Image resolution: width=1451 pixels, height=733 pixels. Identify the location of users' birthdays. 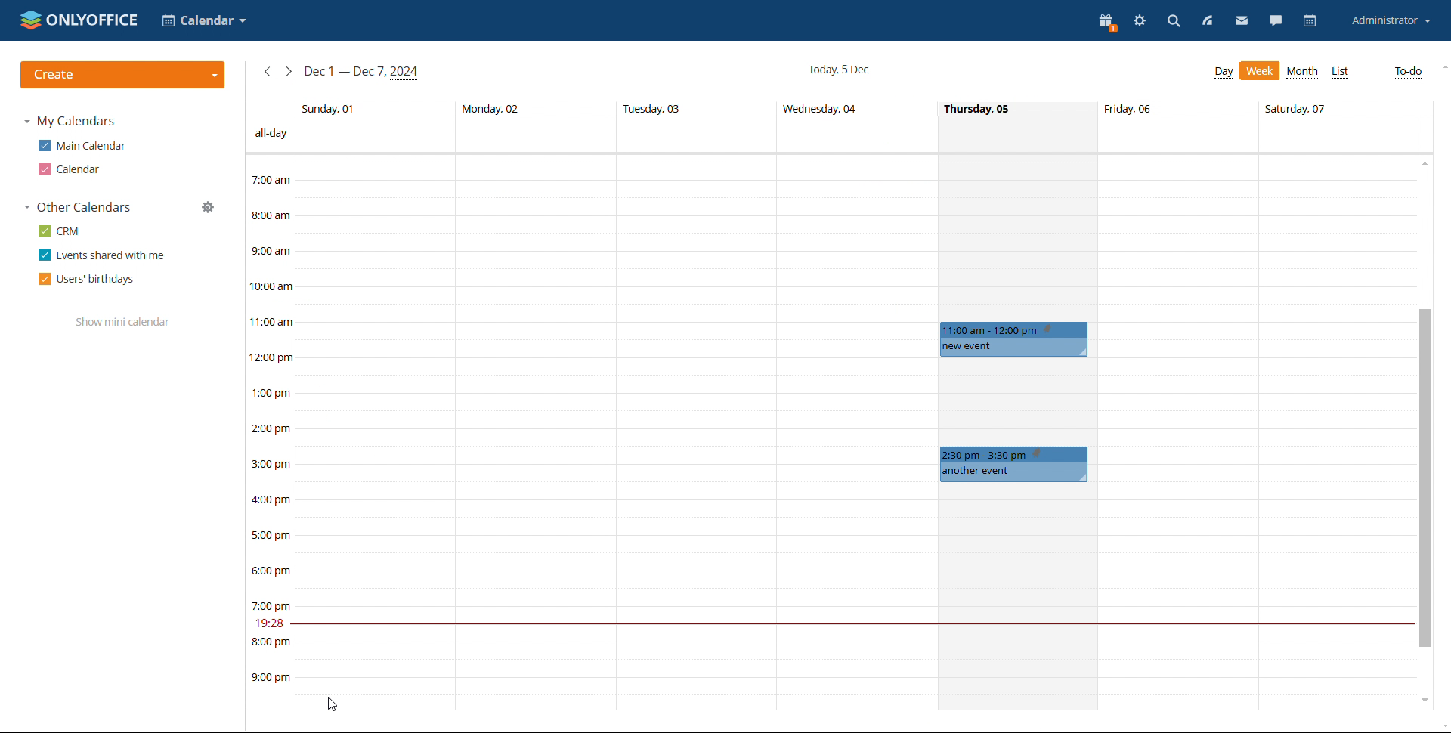
(87, 280).